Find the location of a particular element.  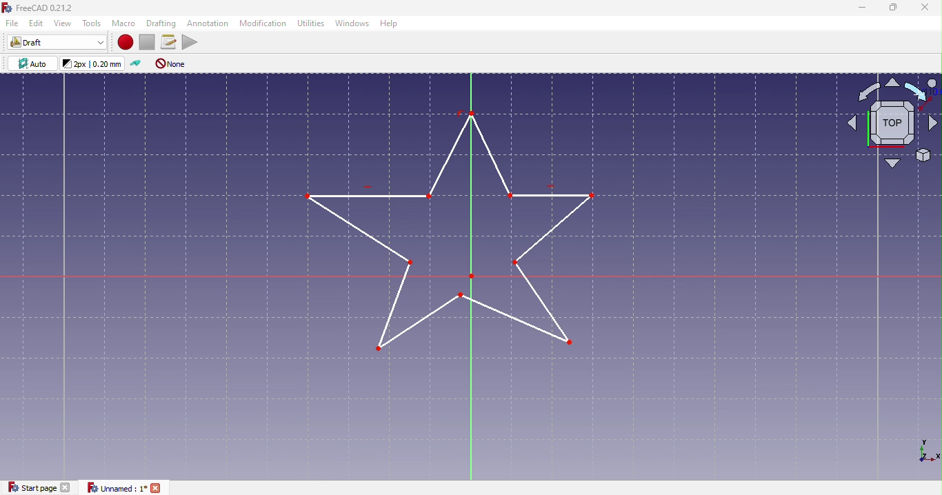

Execute macro is located at coordinates (190, 41).